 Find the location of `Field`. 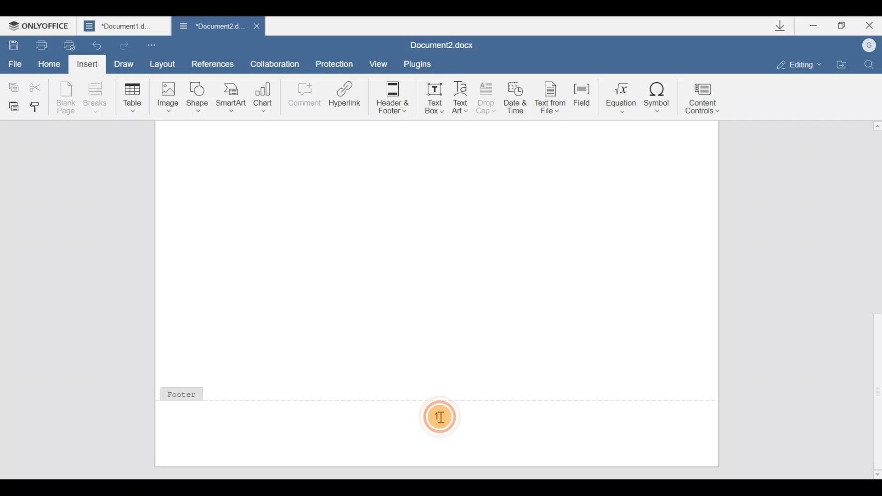

Field is located at coordinates (579, 98).